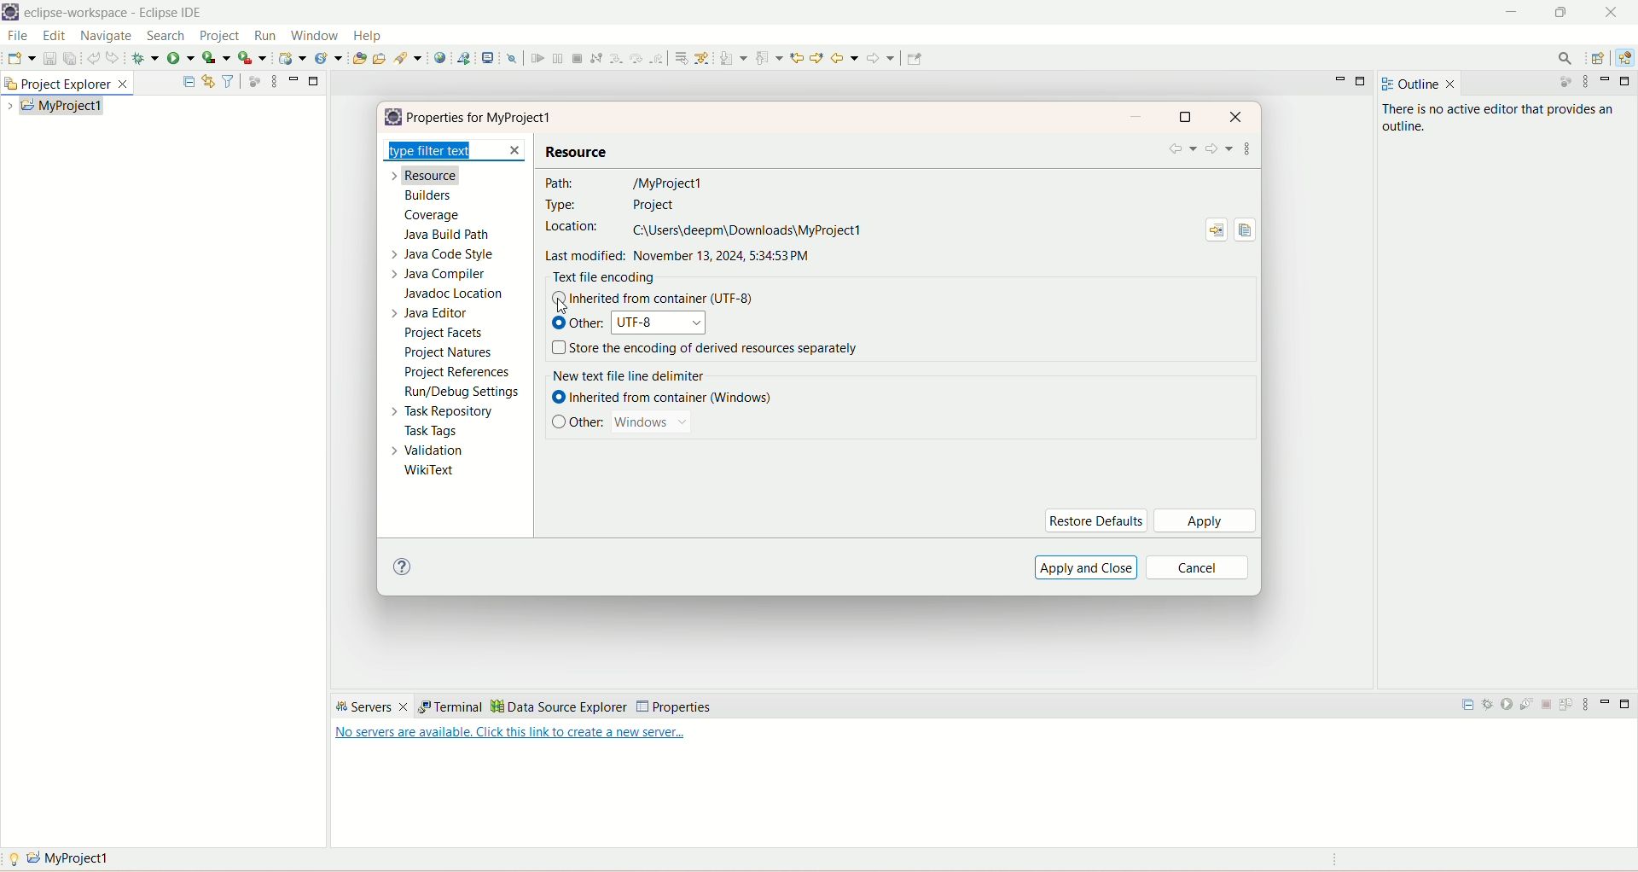 This screenshot has height=872, width=1638. What do you see at coordinates (651, 423) in the screenshot?
I see `windows` at bounding box center [651, 423].